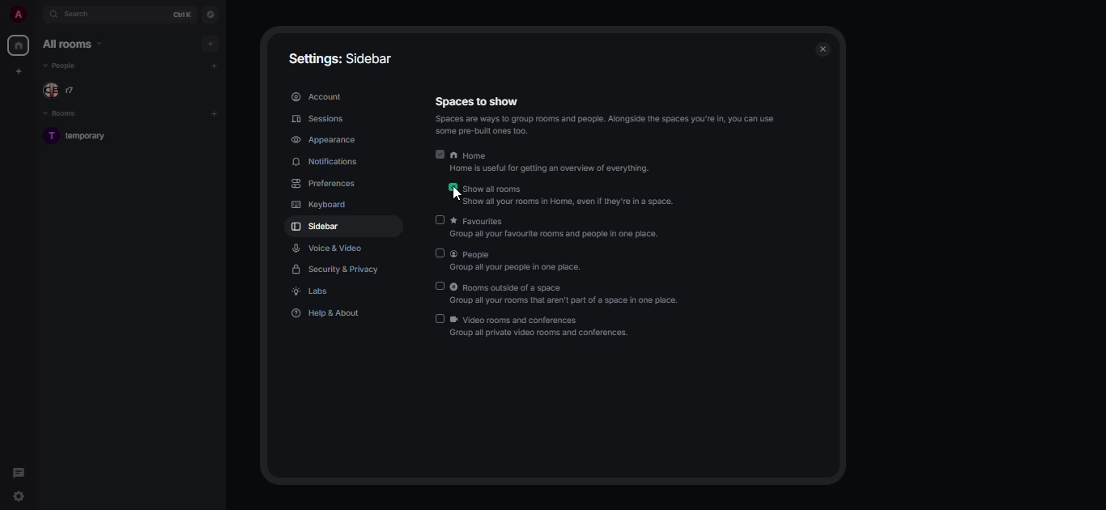 Image resolution: width=1106 pixels, height=510 pixels. I want to click on enabled, so click(453, 187).